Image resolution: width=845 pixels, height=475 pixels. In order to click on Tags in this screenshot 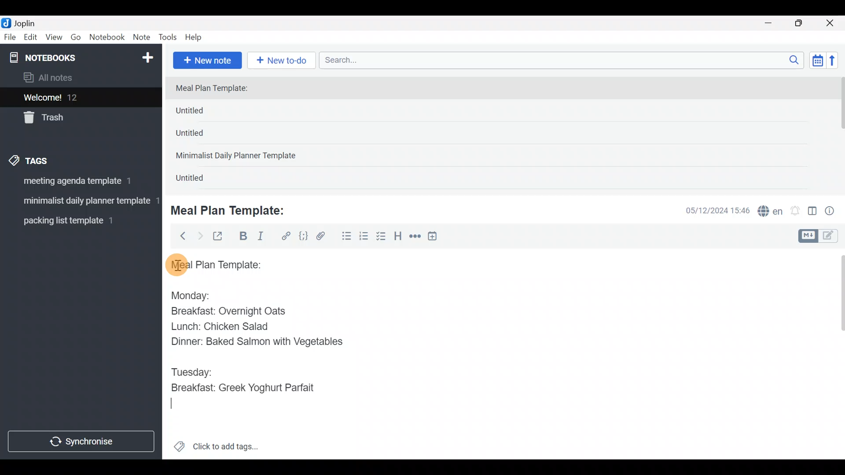, I will do `click(49, 159)`.